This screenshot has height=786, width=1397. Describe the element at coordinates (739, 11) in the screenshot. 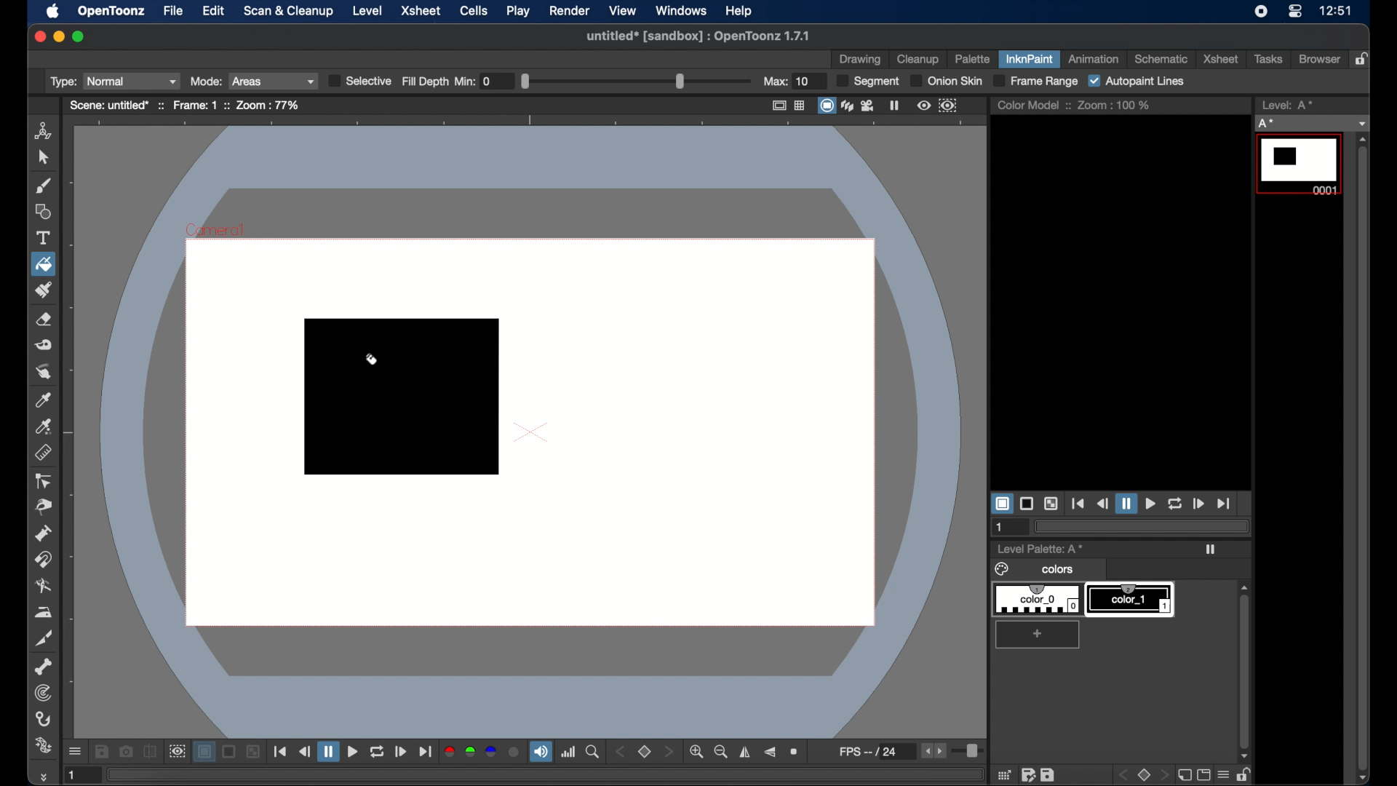

I see `help` at that location.